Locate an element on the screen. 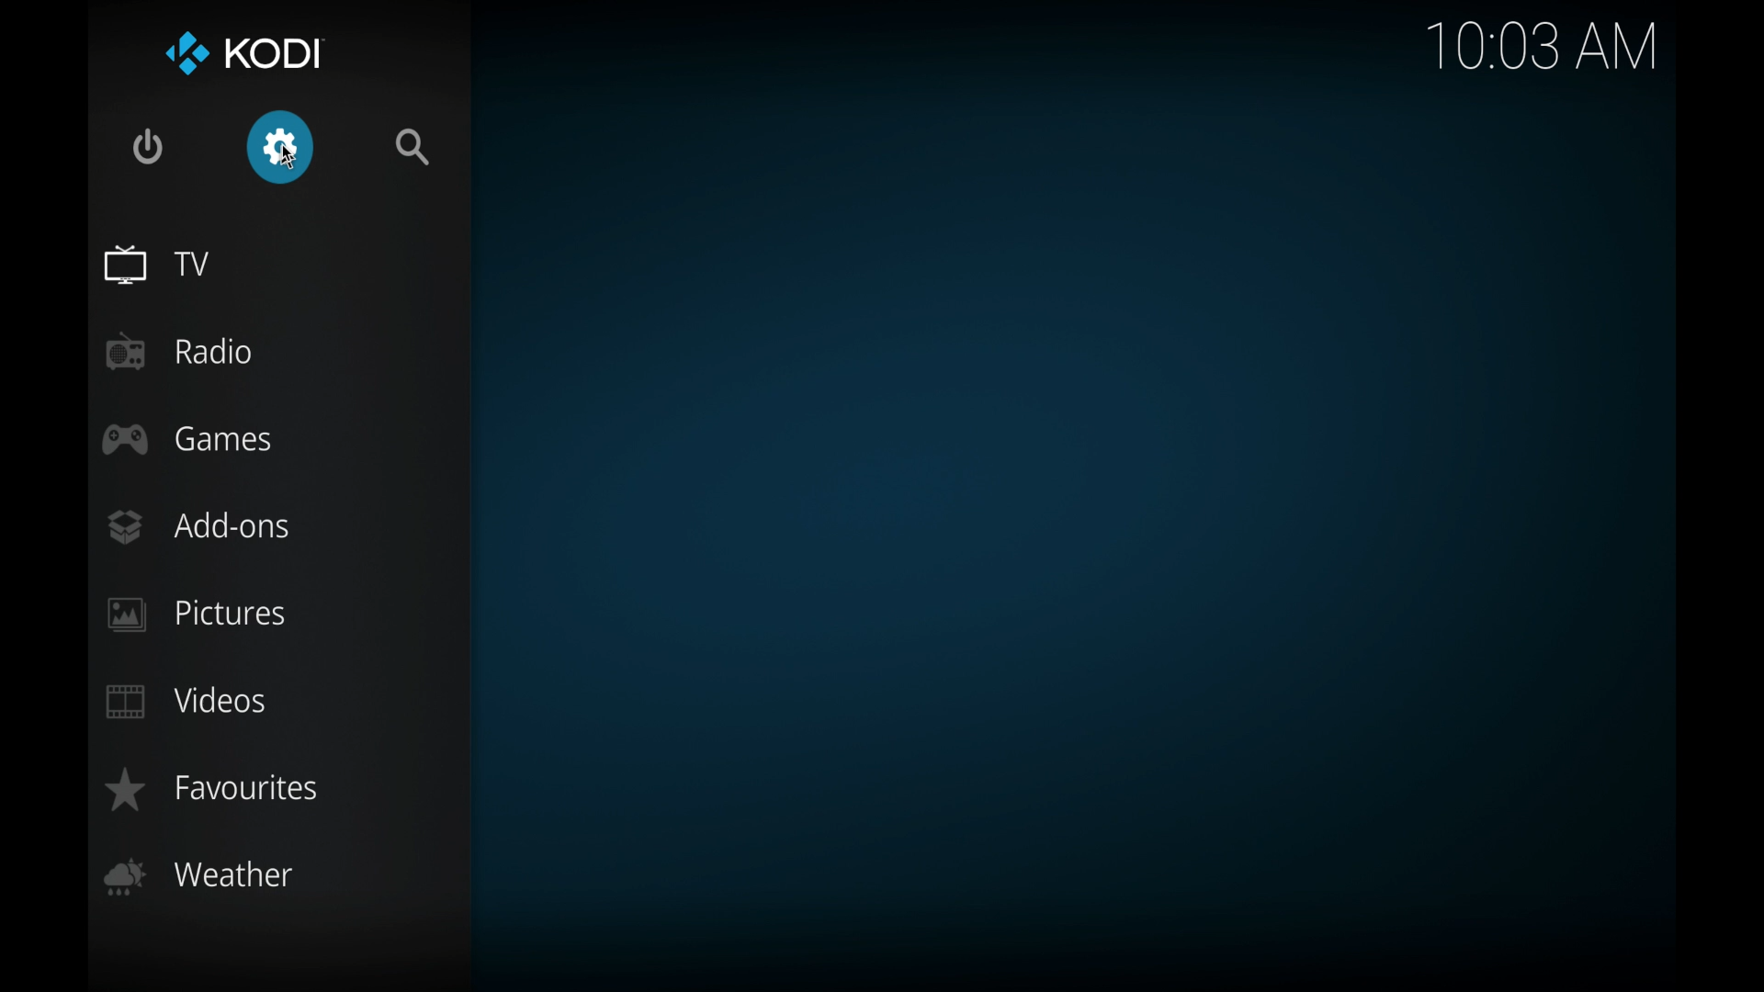  radio is located at coordinates (180, 352).